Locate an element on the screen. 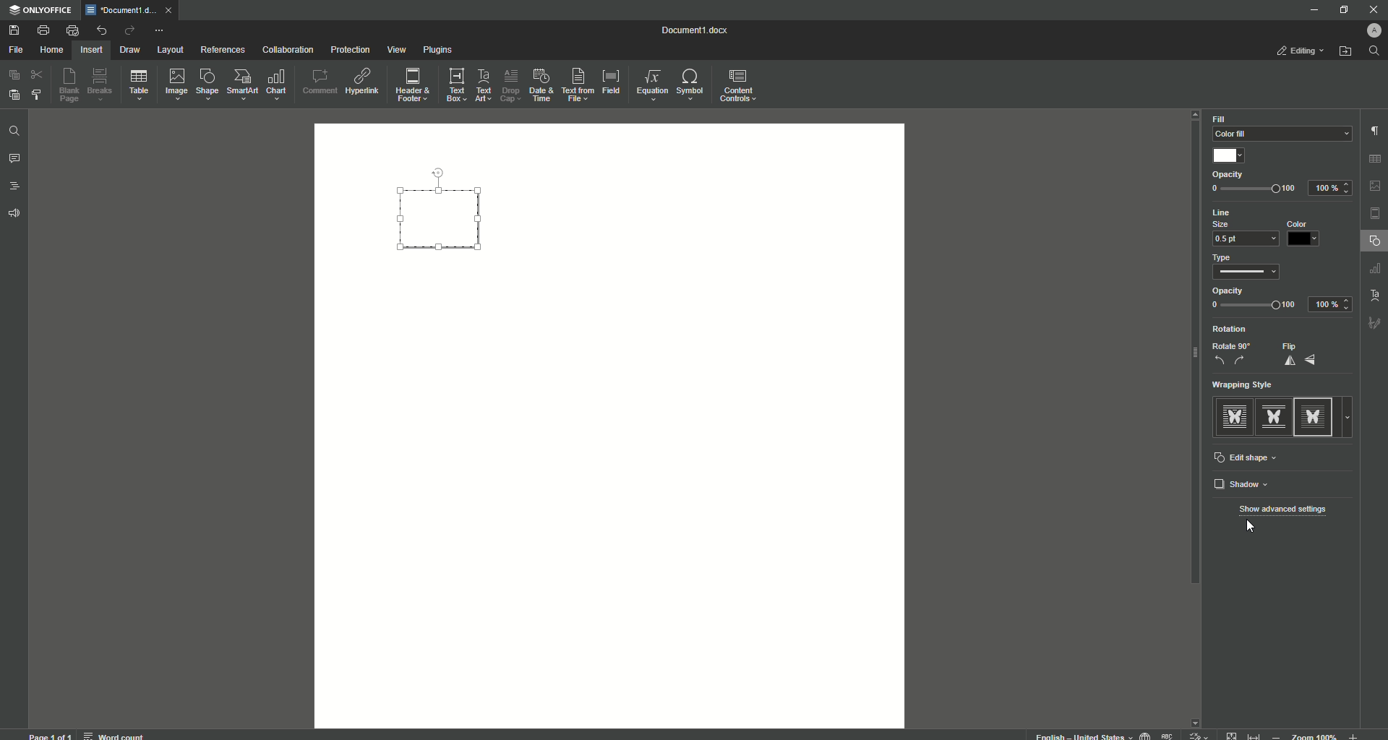 This screenshot has height=740, width=1388. image is located at coordinates (1376, 186).